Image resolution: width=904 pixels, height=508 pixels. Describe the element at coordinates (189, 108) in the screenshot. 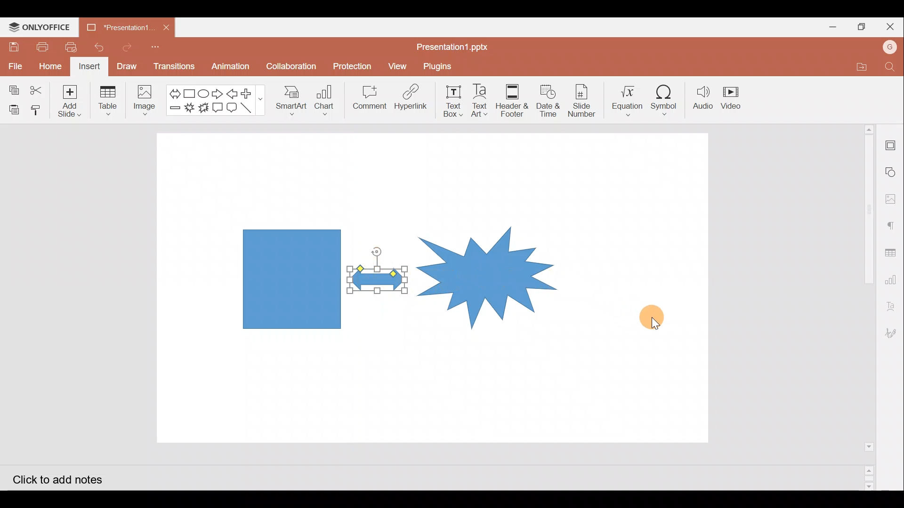

I see `Explosion 1` at that location.